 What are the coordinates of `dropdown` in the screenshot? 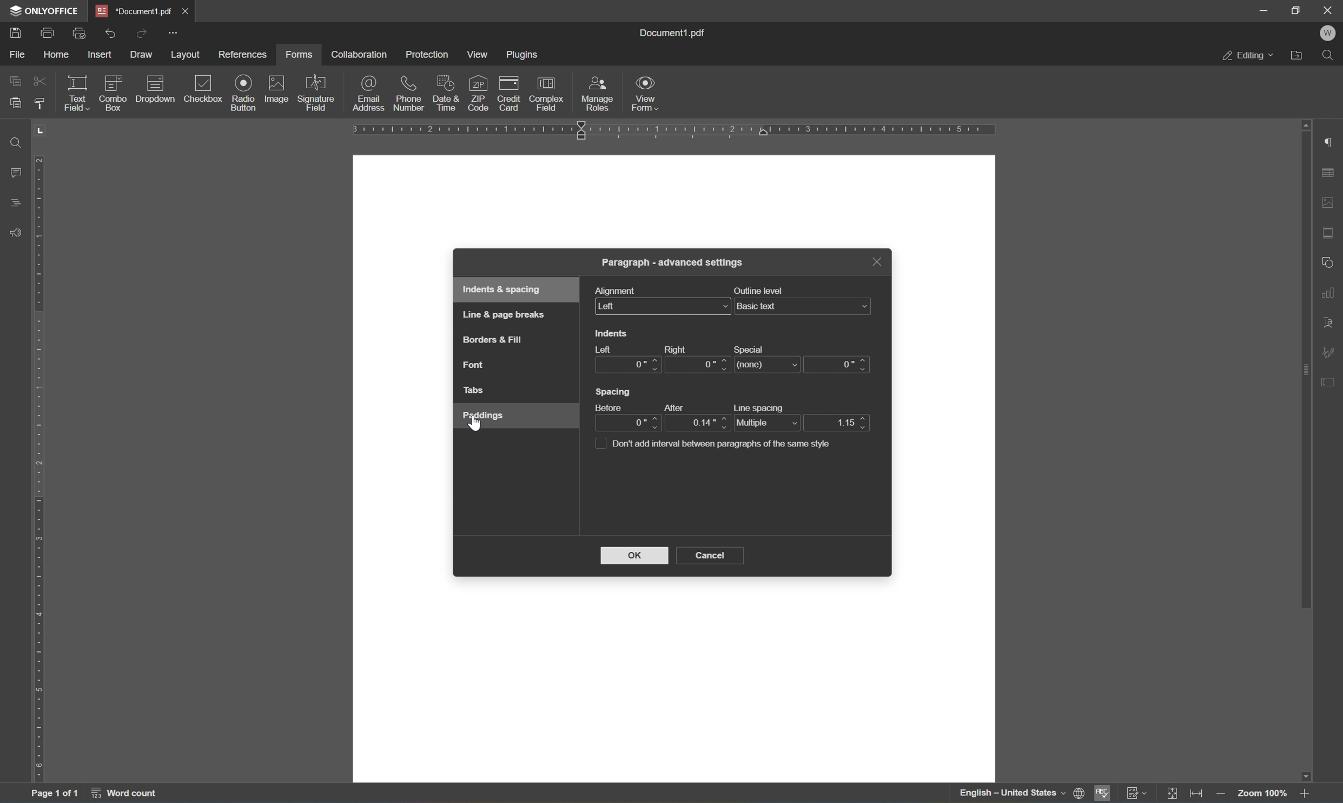 It's located at (157, 89).